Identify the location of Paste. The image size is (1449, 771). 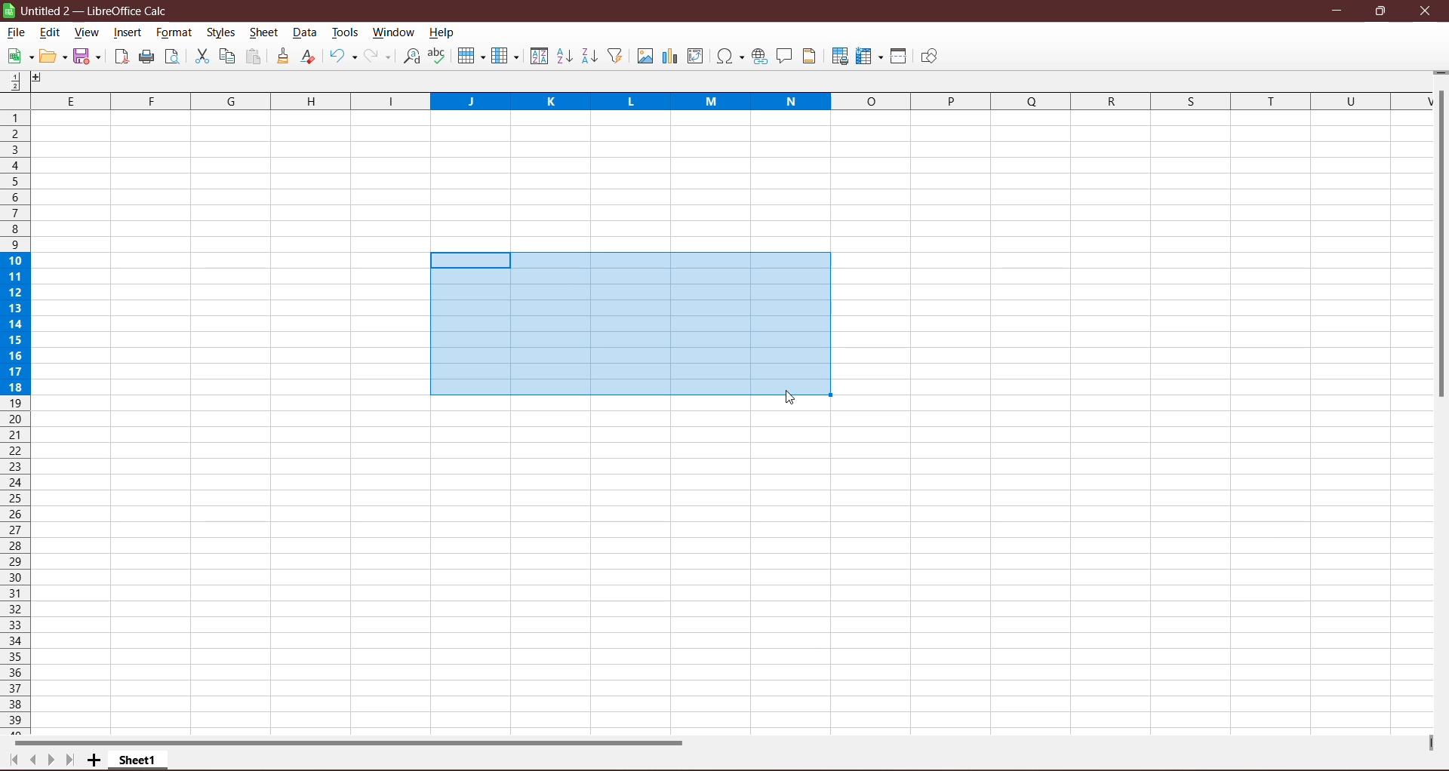
(254, 57).